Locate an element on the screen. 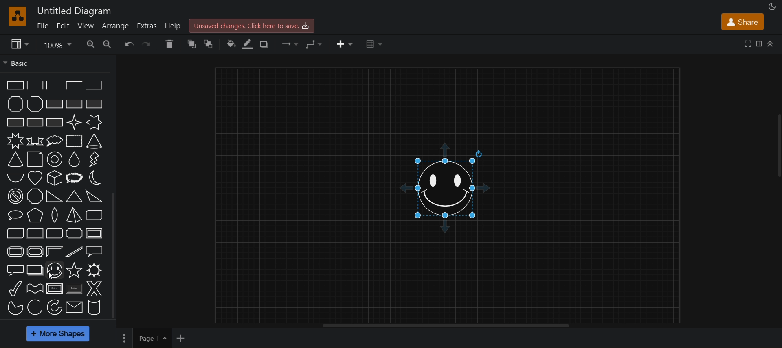  options is located at coordinates (123, 339).